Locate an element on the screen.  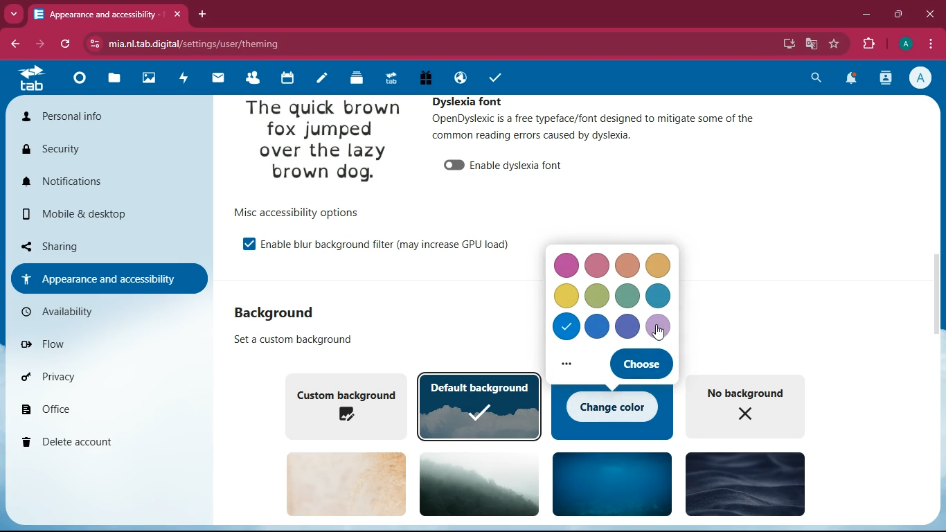
set a custom background is located at coordinates (299, 340).